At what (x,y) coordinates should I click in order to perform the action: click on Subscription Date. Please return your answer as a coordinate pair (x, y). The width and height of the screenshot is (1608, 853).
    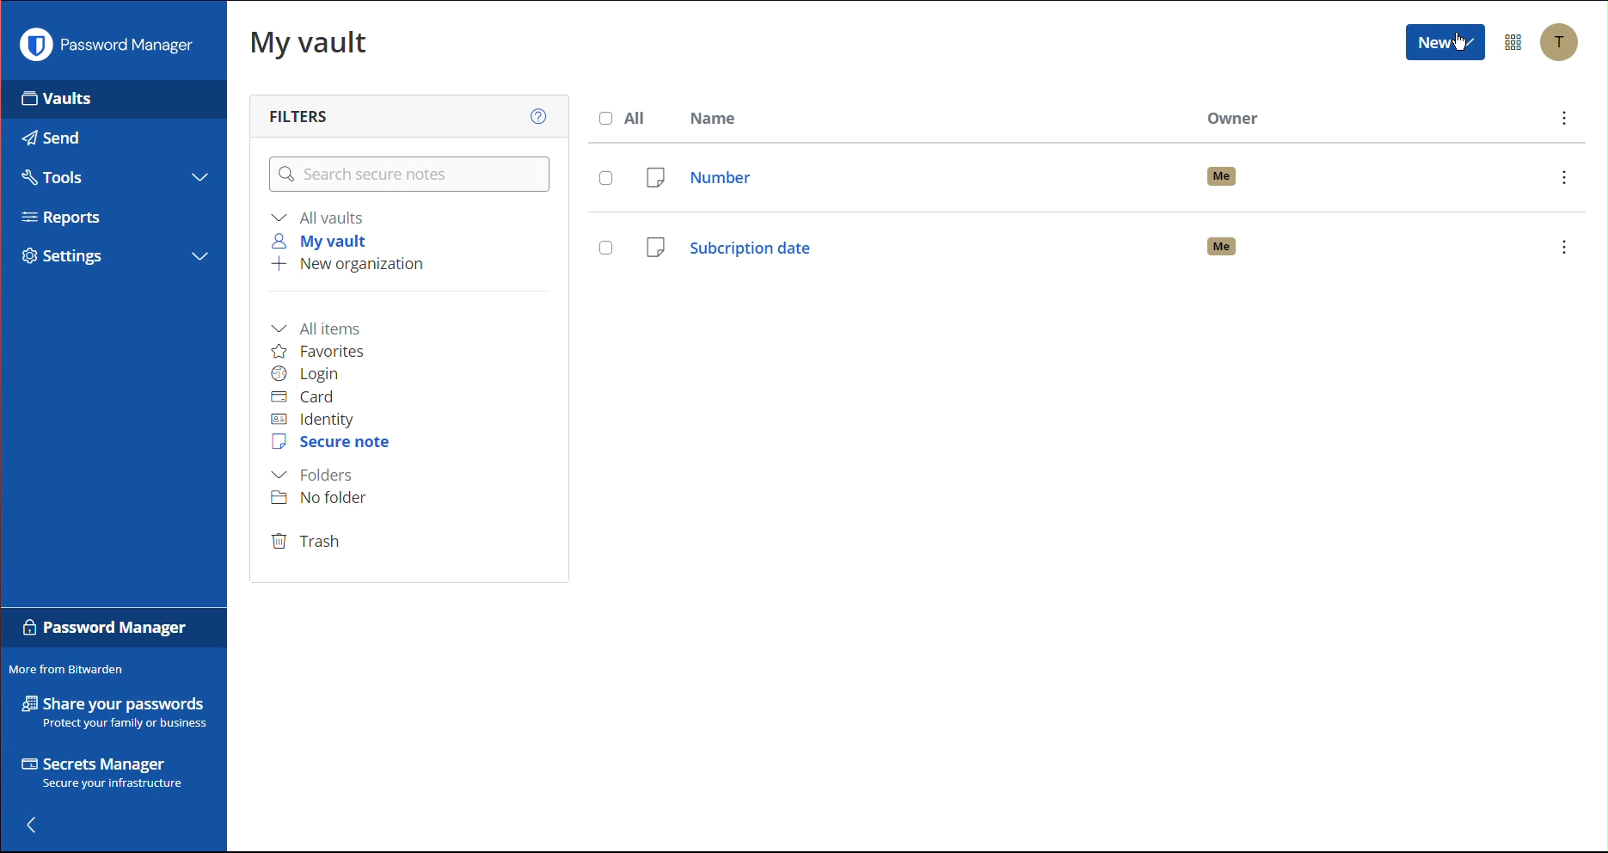
    Looking at the image, I should click on (1083, 243).